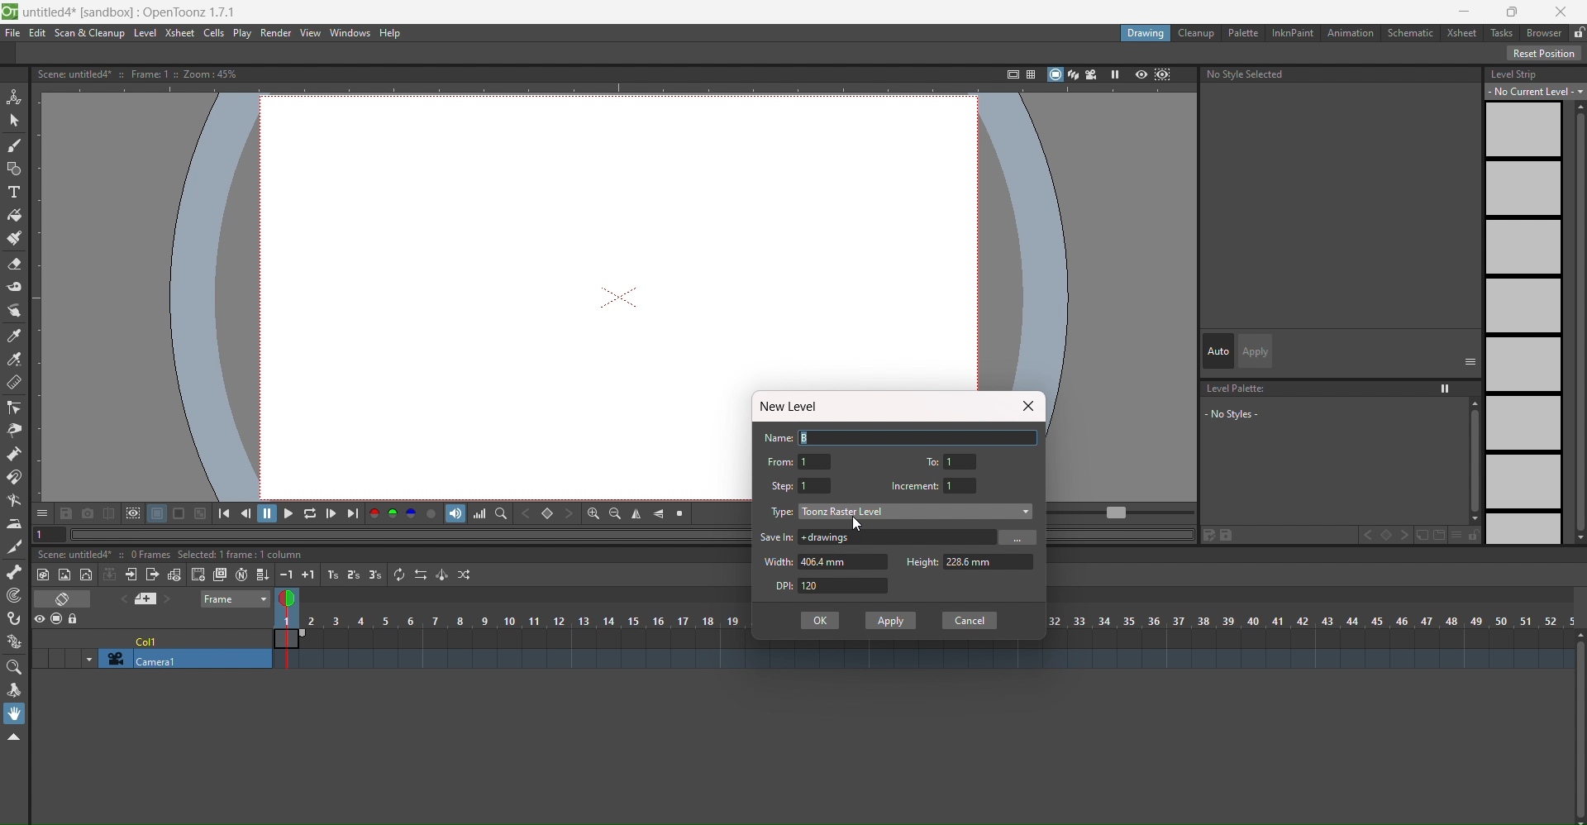 The image size is (1587, 825). I want to click on no current level, so click(1537, 91).